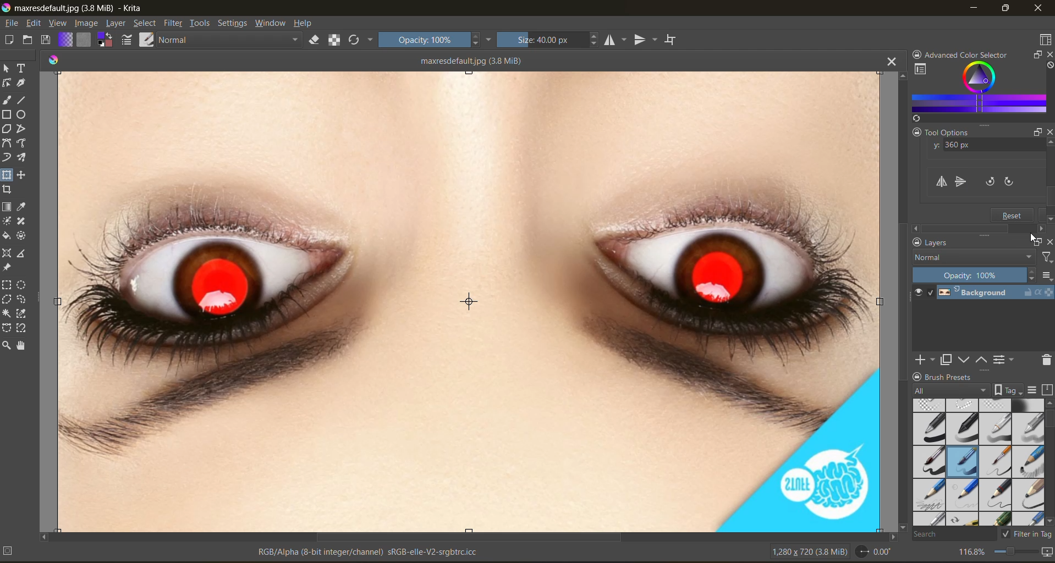  Describe the element at coordinates (243, 553) in the screenshot. I see `metadata` at that location.